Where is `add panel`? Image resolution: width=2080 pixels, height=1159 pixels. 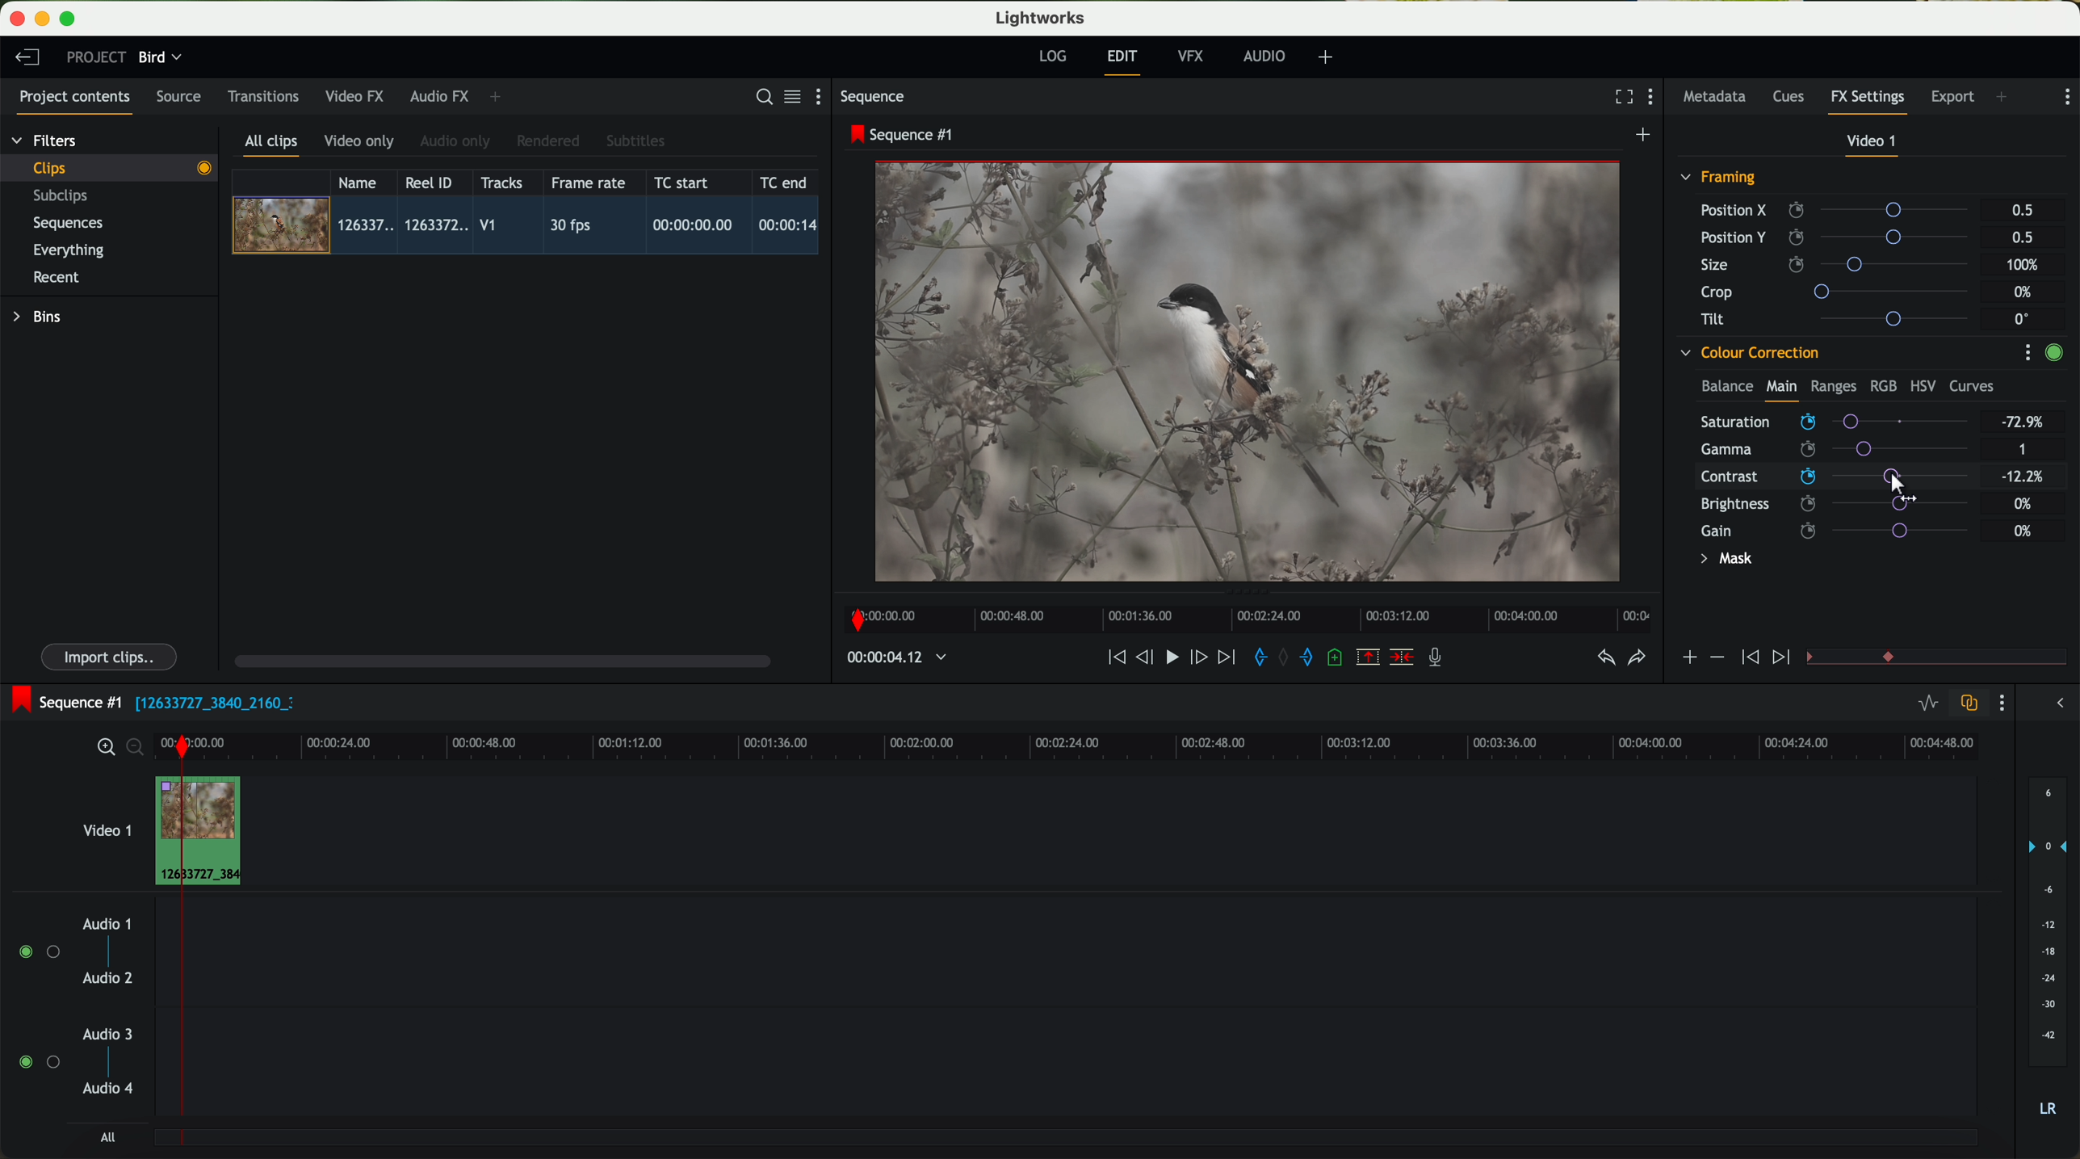
add panel is located at coordinates (499, 97).